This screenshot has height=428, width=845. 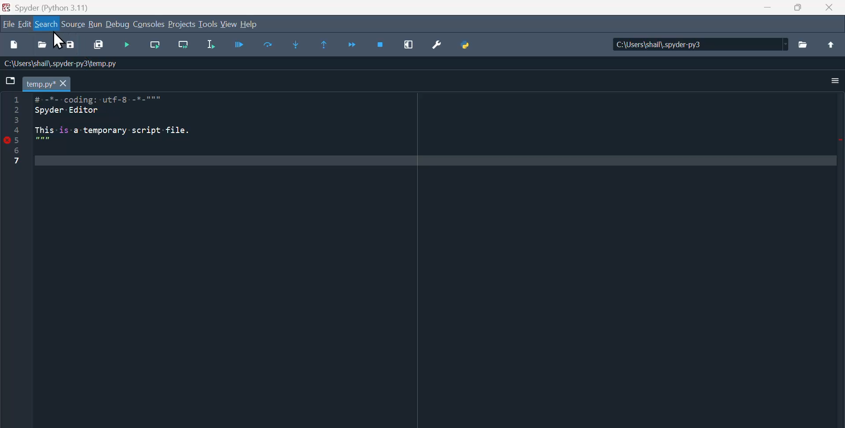 What do you see at coordinates (209, 46) in the screenshot?
I see `Run selection` at bounding box center [209, 46].